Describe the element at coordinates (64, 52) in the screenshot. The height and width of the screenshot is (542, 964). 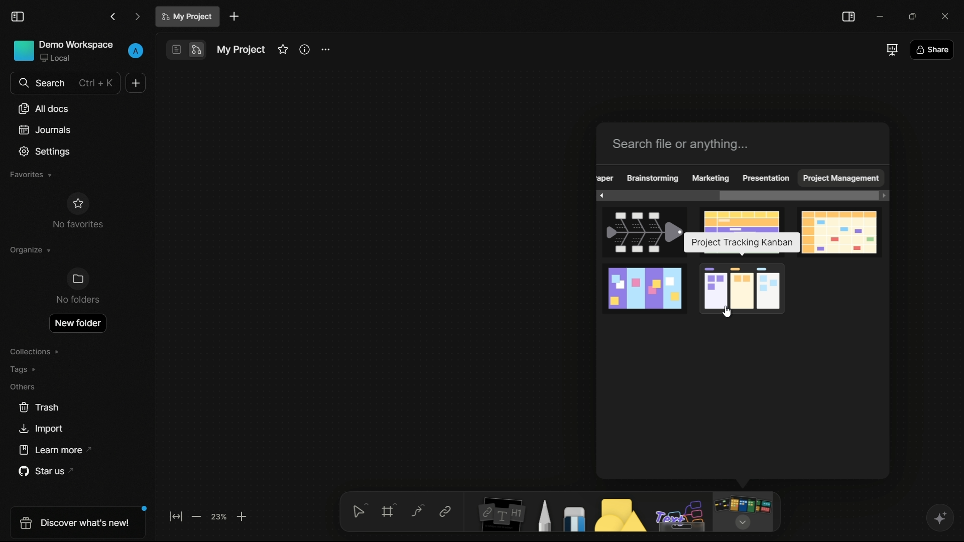
I see `demo workspace` at that location.